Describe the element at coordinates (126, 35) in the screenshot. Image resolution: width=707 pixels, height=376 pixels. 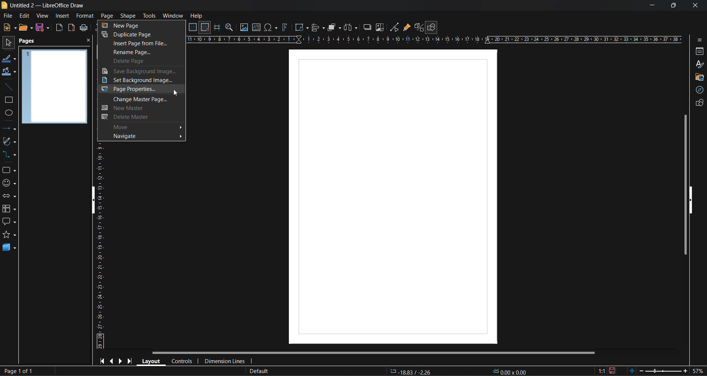
I see `duplicate page` at that location.